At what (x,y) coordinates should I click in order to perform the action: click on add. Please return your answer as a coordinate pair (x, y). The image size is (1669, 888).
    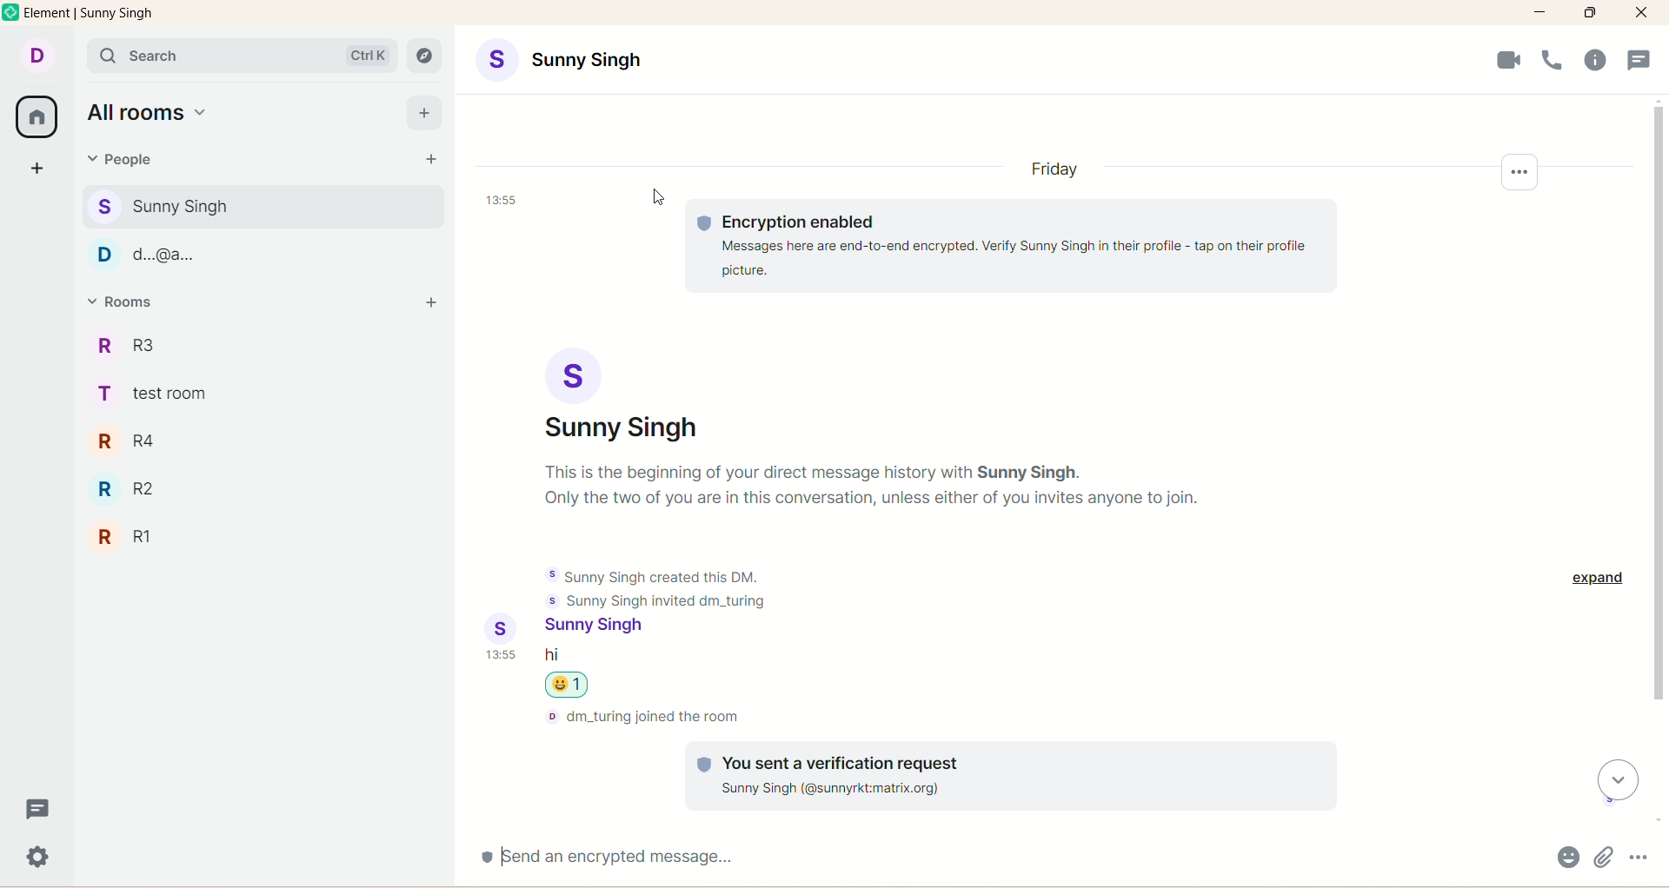
    Looking at the image, I should click on (429, 304).